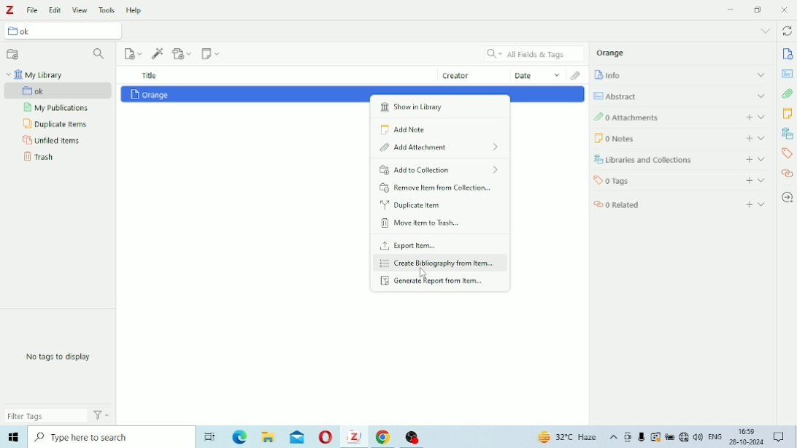 This screenshot has height=448, width=797. What do you see at coordinates (354, 436) in the screenshot?
I see `Zotero` at bounding box center [354, 436].